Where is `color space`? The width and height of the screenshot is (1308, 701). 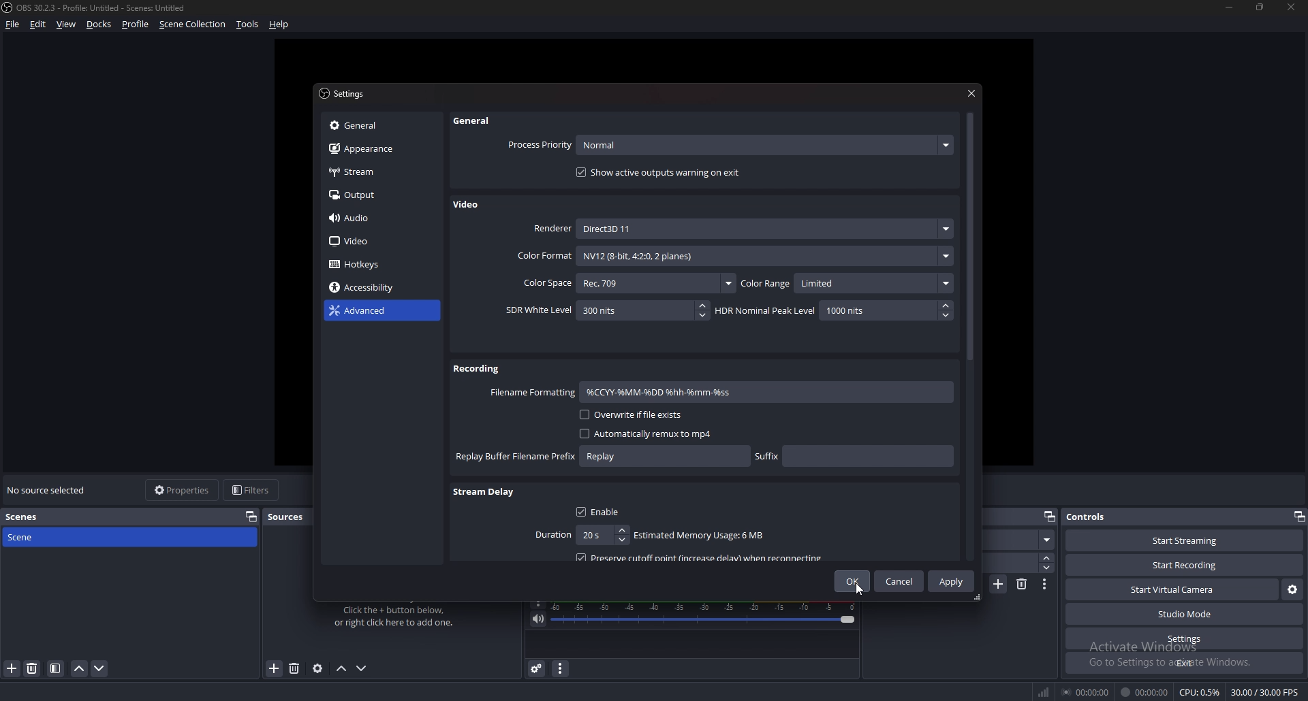 color space is located at coordinates (627, 282).